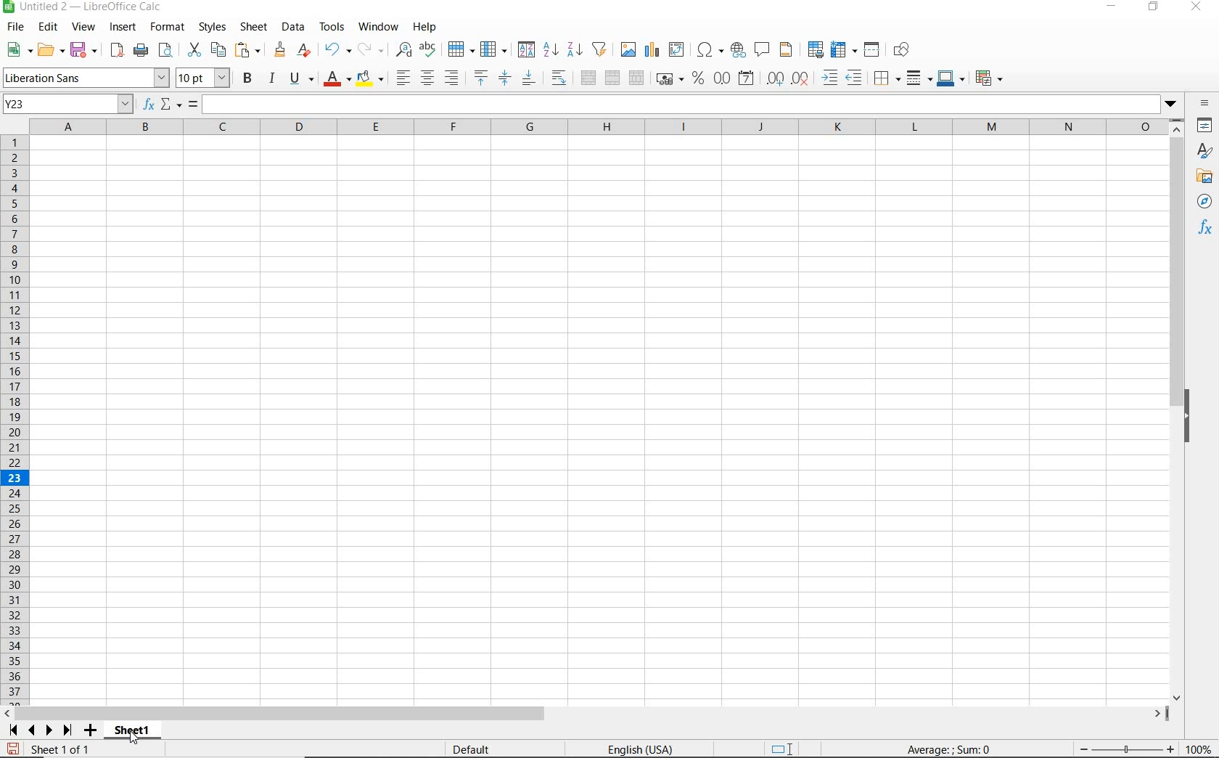  I want to click on SORTS, so click(527, 50).